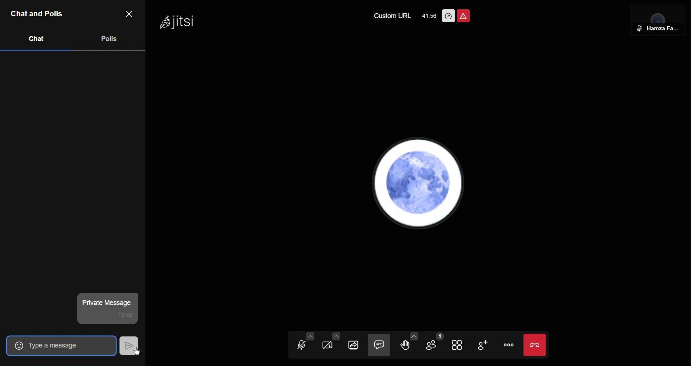 This screenshot has height=366, width=691. I want to click on Cursor, so click(136, 351).